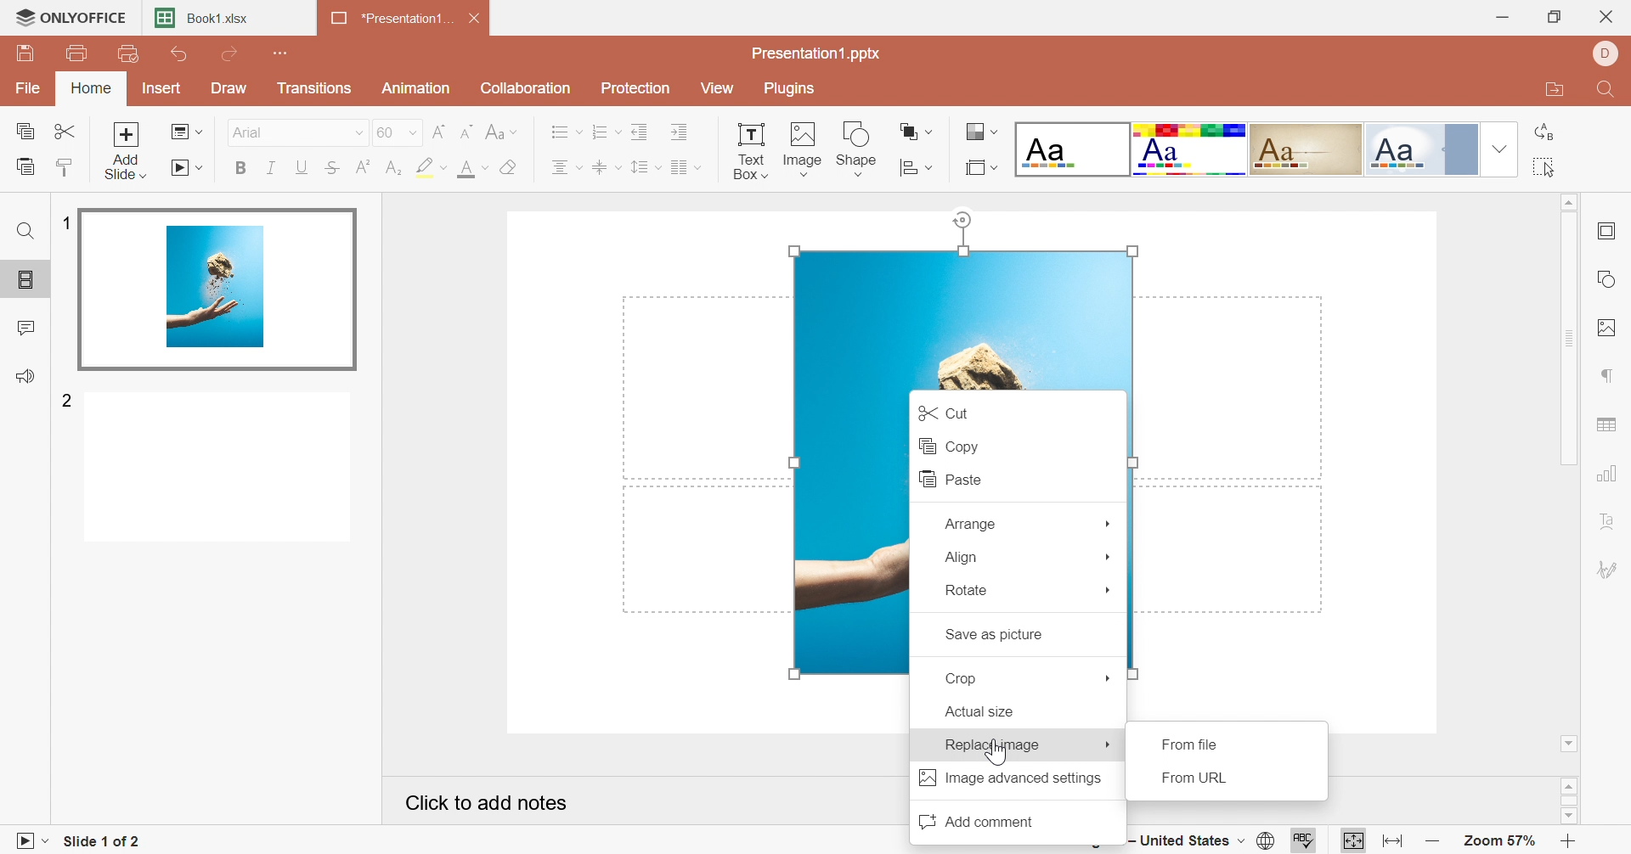 The height and width of the screenshot is (854, 1631). I want to click on Crop, so click(968, 678).